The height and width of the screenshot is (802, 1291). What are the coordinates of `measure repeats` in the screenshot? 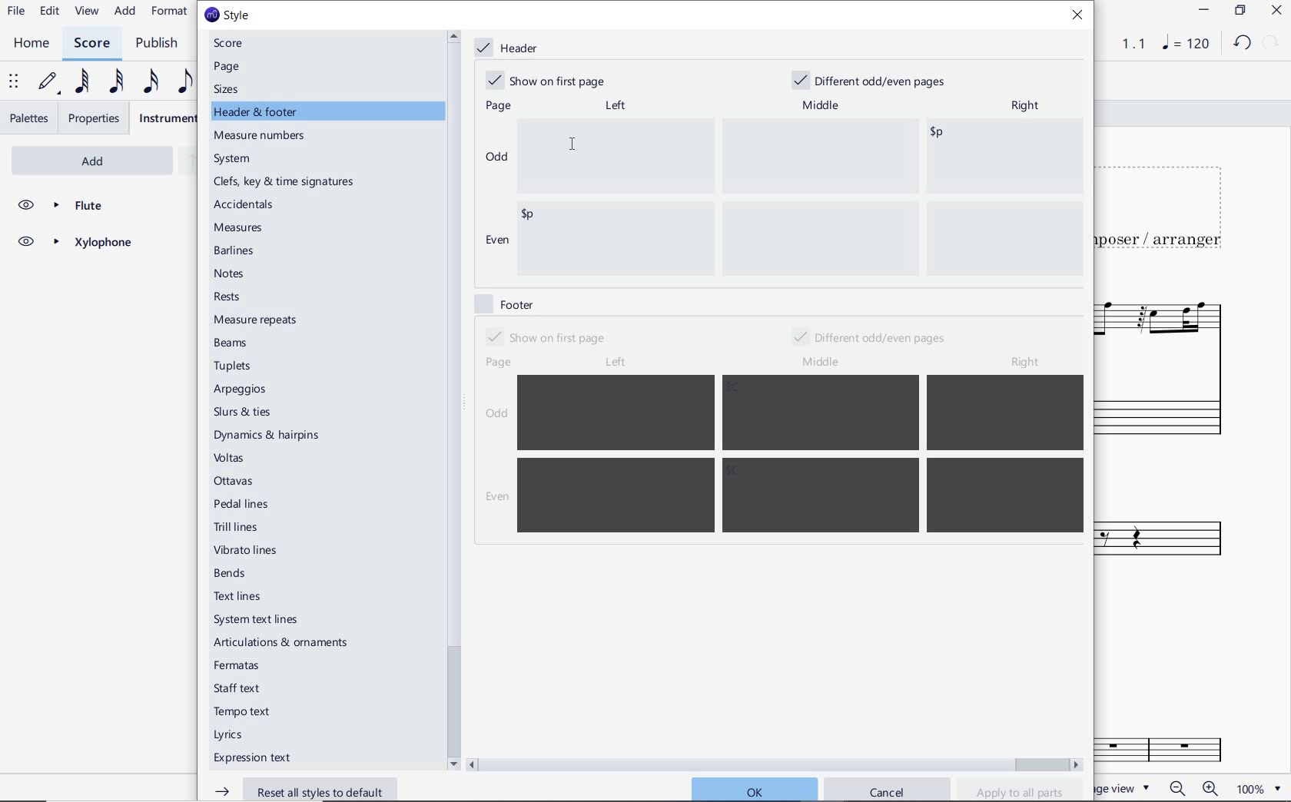 It's located at (256, 320).